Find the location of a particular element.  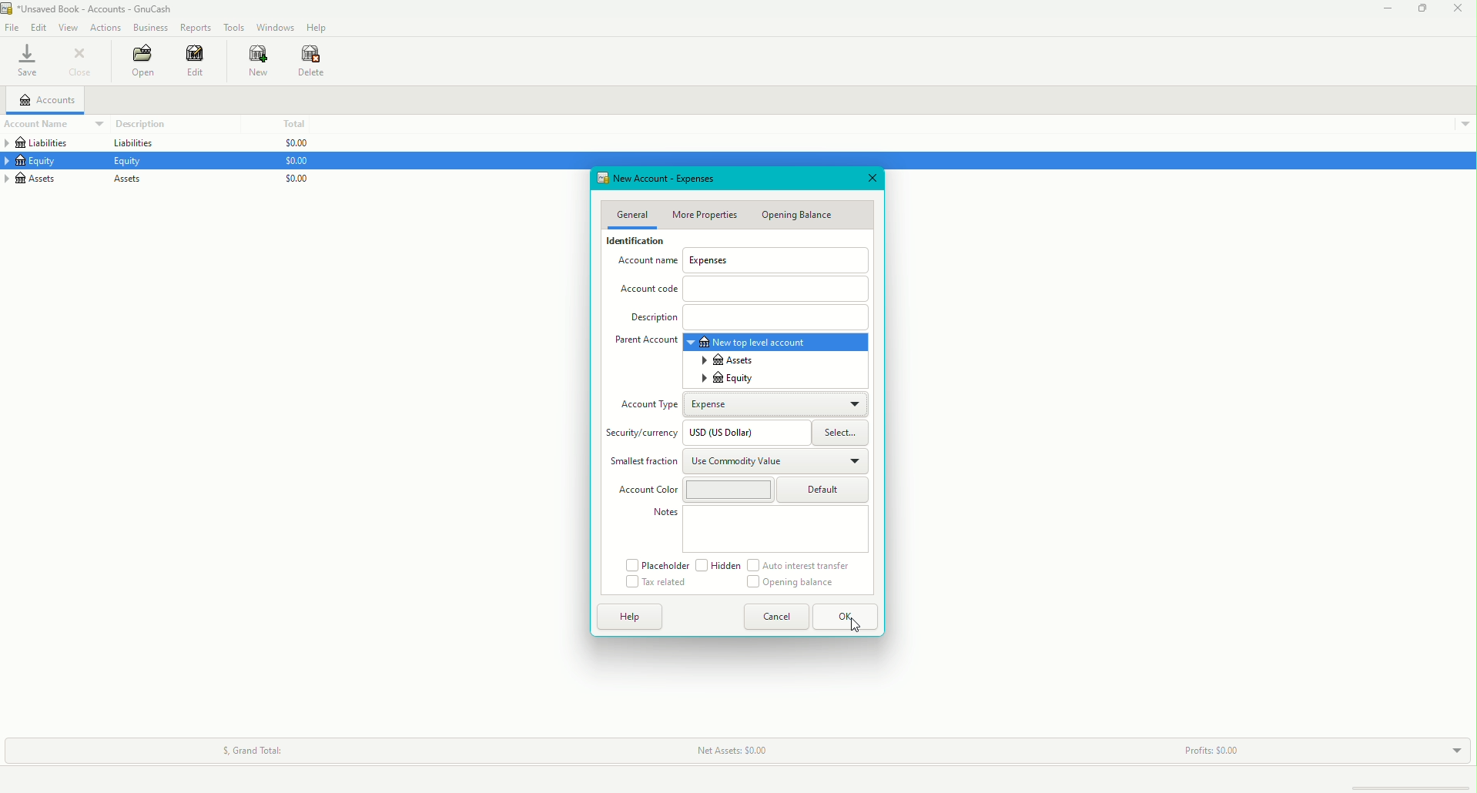

Notes is located at coordinates (665, 516).